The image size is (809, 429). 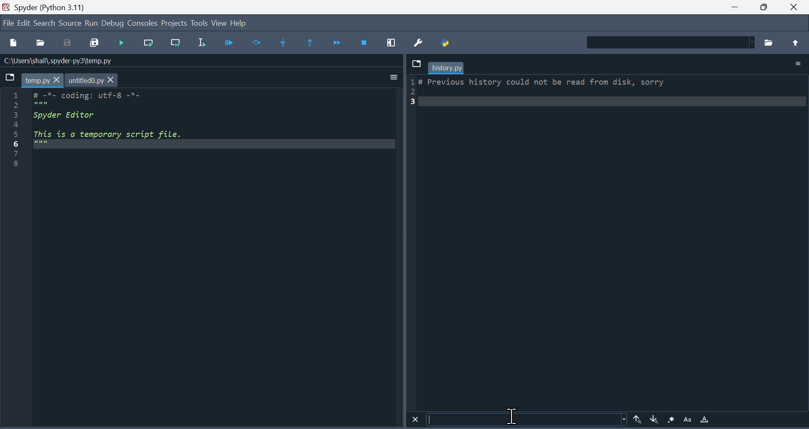 I want to click on Continue execution until next function, so click(x=339, y=43).